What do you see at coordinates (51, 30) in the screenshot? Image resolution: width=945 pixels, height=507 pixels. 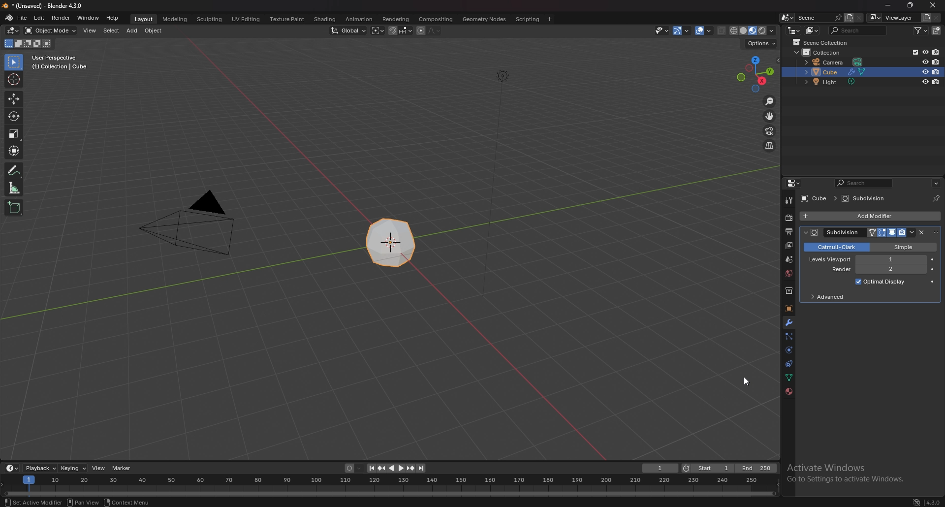 I see `object mode` at bounding box center [51, 30].